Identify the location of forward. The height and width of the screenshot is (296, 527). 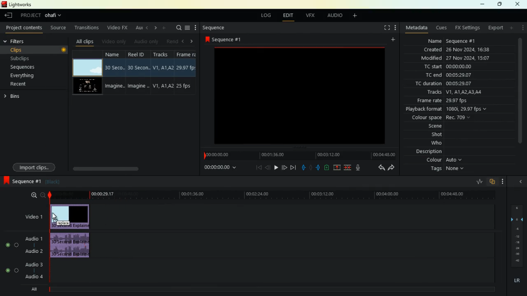
(393, 169).